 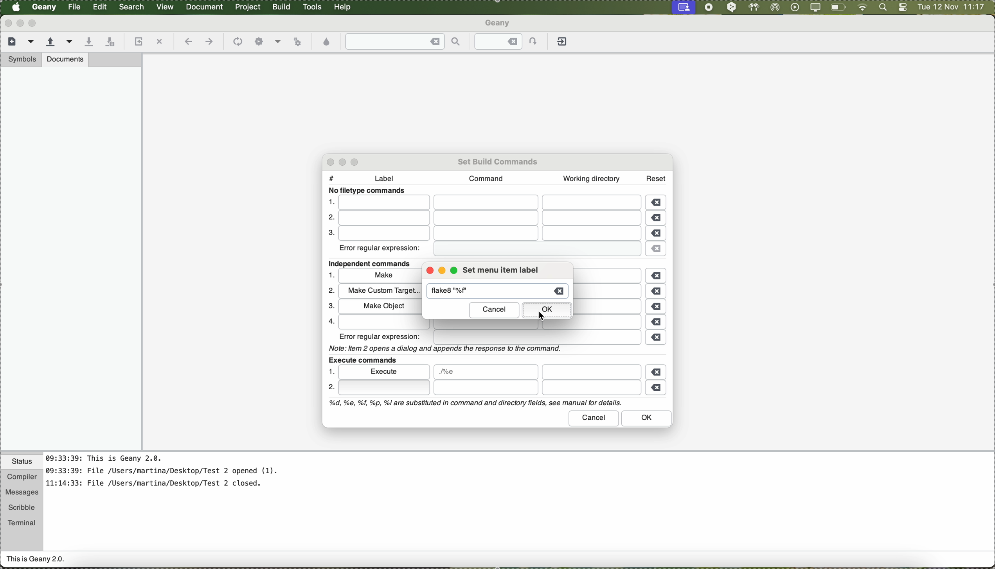 I want to click on close pop-up, so click(x=327, y=162).